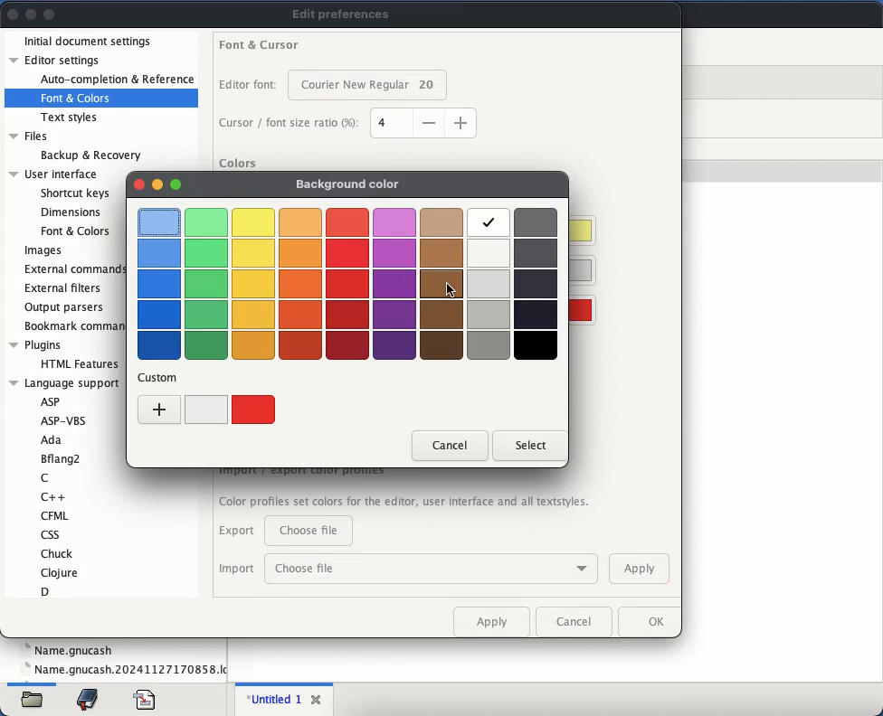  What do you see at coordinates (65, 382) in the screenshot?
I see `Language support` at bounding box center [65, 382].